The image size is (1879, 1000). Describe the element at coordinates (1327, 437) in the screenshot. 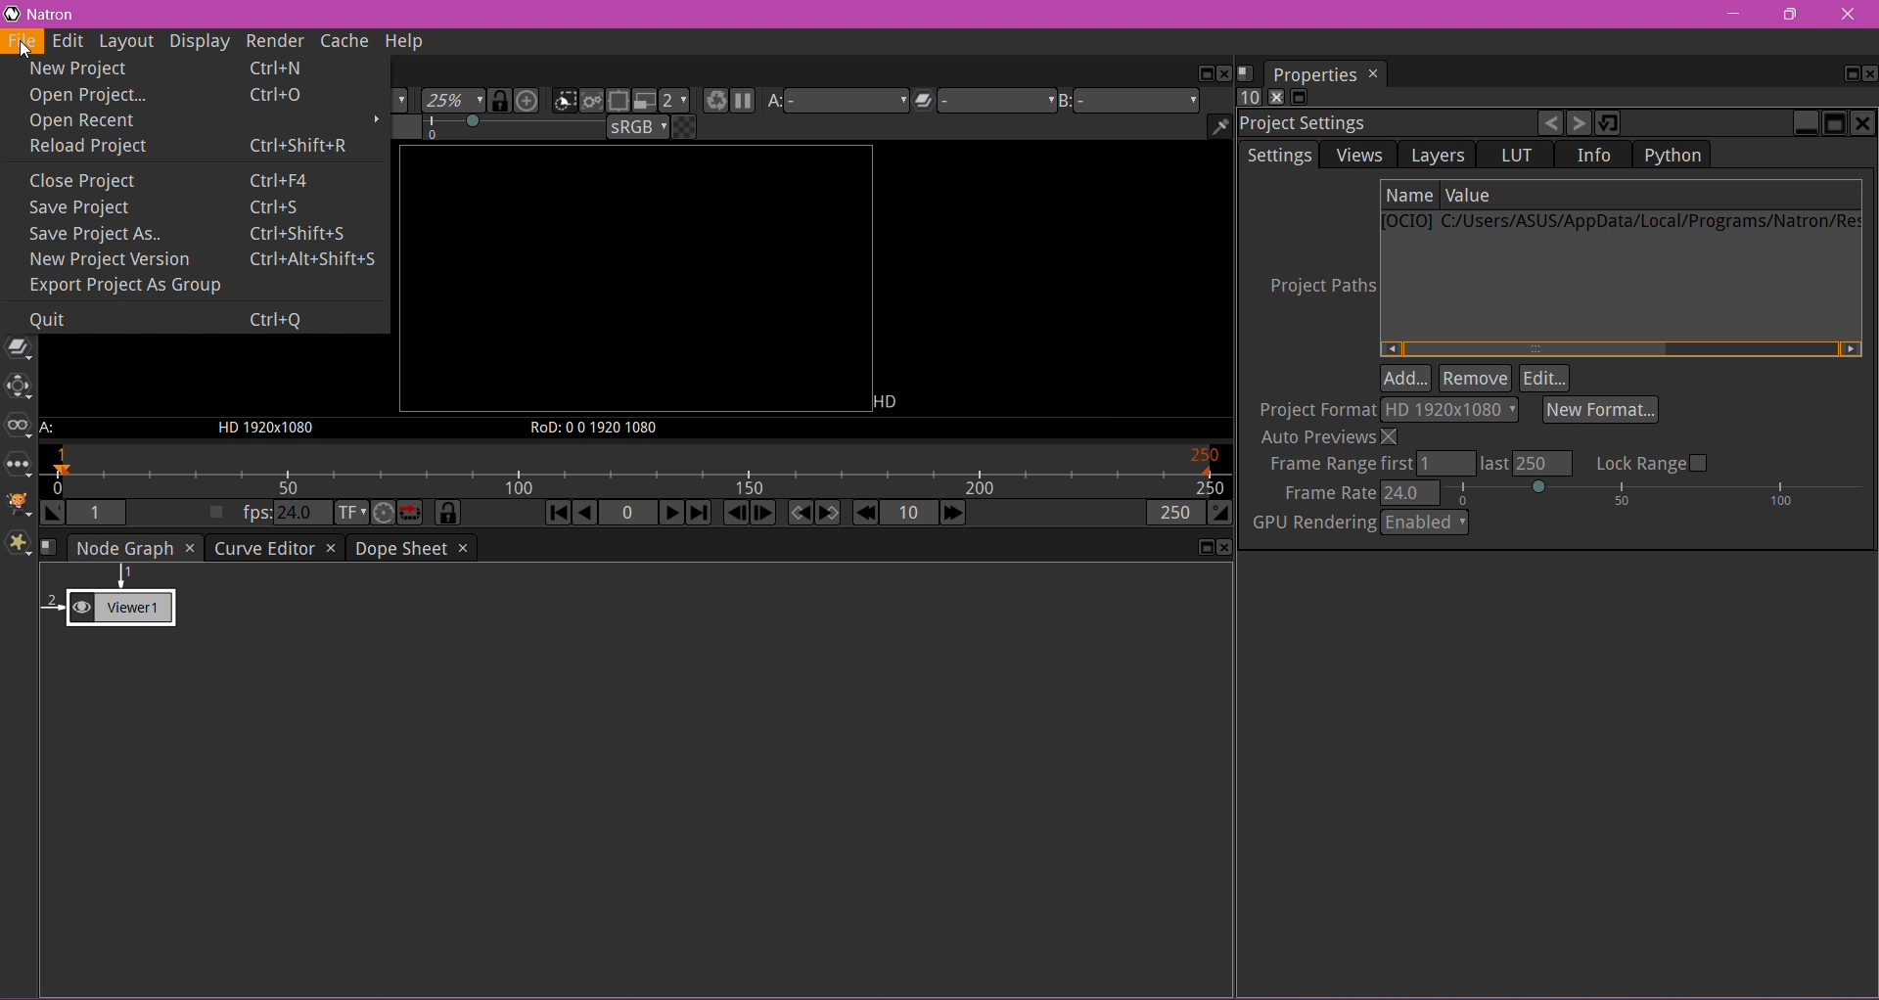

I see `Auto Previews - enable/disable` at that location.